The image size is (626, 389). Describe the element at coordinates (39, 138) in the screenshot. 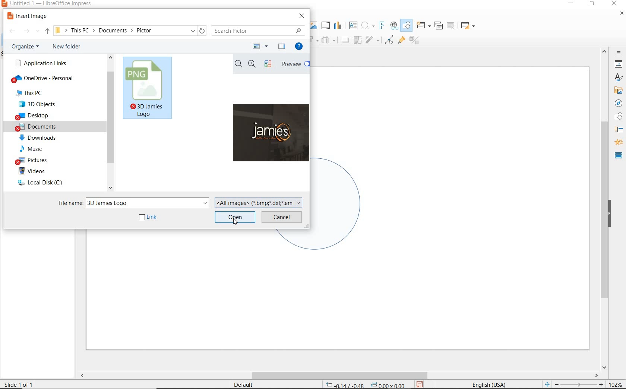

I see `downloads` at that location.